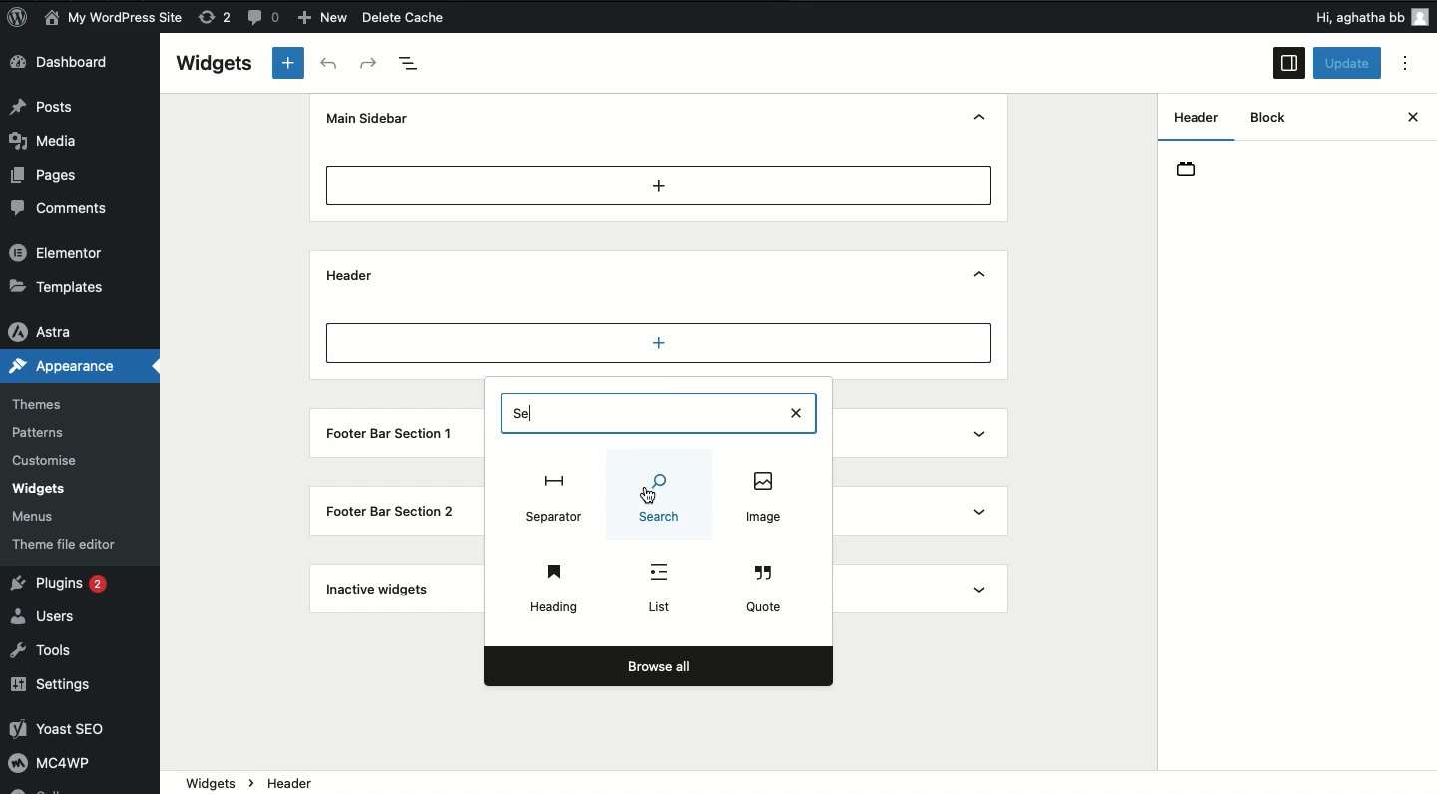 This screenshot has width=1437, height=794. What do you see at coordinates (664, 347) in the screenshot?
I see `add new block` at bounding box center [664, 347].